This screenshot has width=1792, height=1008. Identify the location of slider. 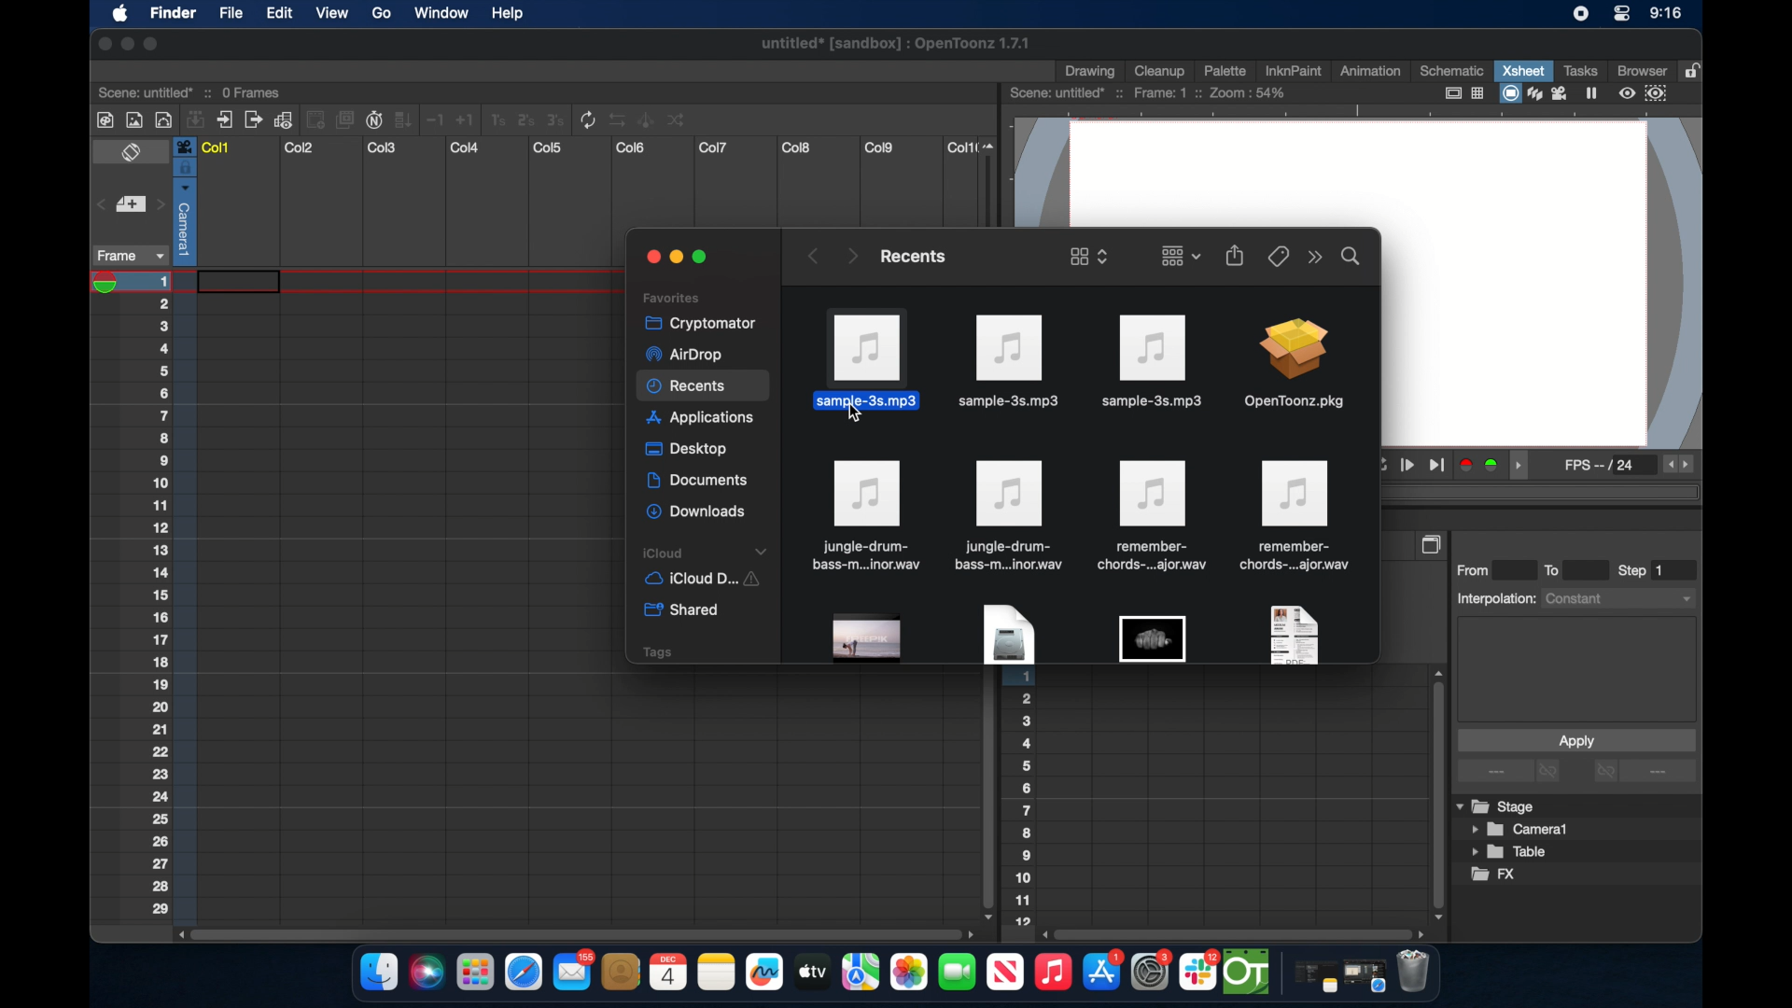
(993, 181).